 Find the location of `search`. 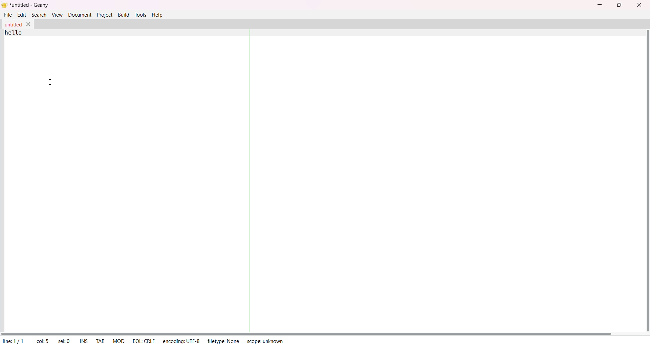

search is located at coordinates (40, 15).